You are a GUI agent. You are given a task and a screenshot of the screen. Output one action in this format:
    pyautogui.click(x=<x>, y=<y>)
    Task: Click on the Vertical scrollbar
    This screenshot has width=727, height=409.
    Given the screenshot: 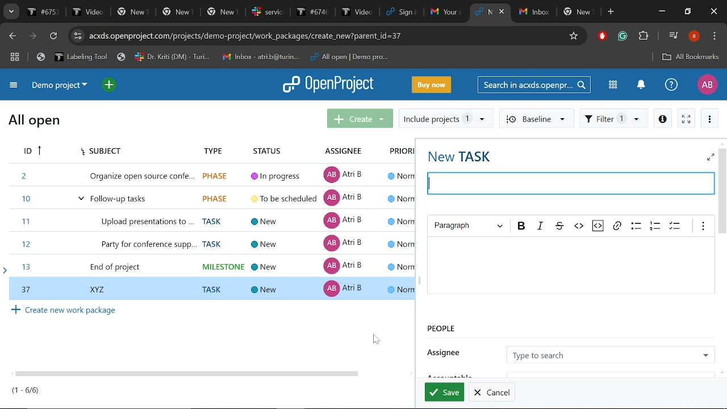 What is the action you would take?
    pyautogui.click(x=722, y=191)
    